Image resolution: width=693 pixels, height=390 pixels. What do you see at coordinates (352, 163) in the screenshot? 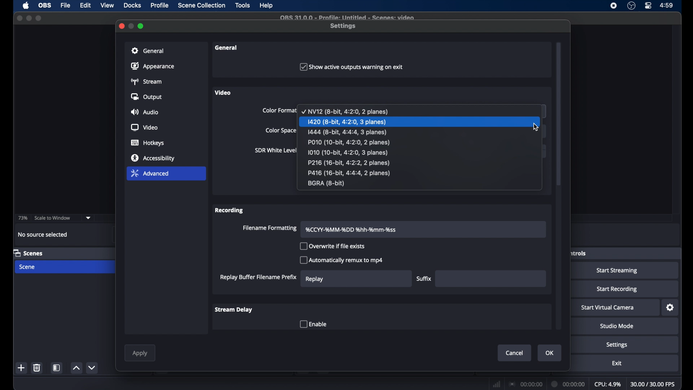
I see `P216 (16-bit, 4:2:2, 2 planes)` at bounding box center [352, 163].